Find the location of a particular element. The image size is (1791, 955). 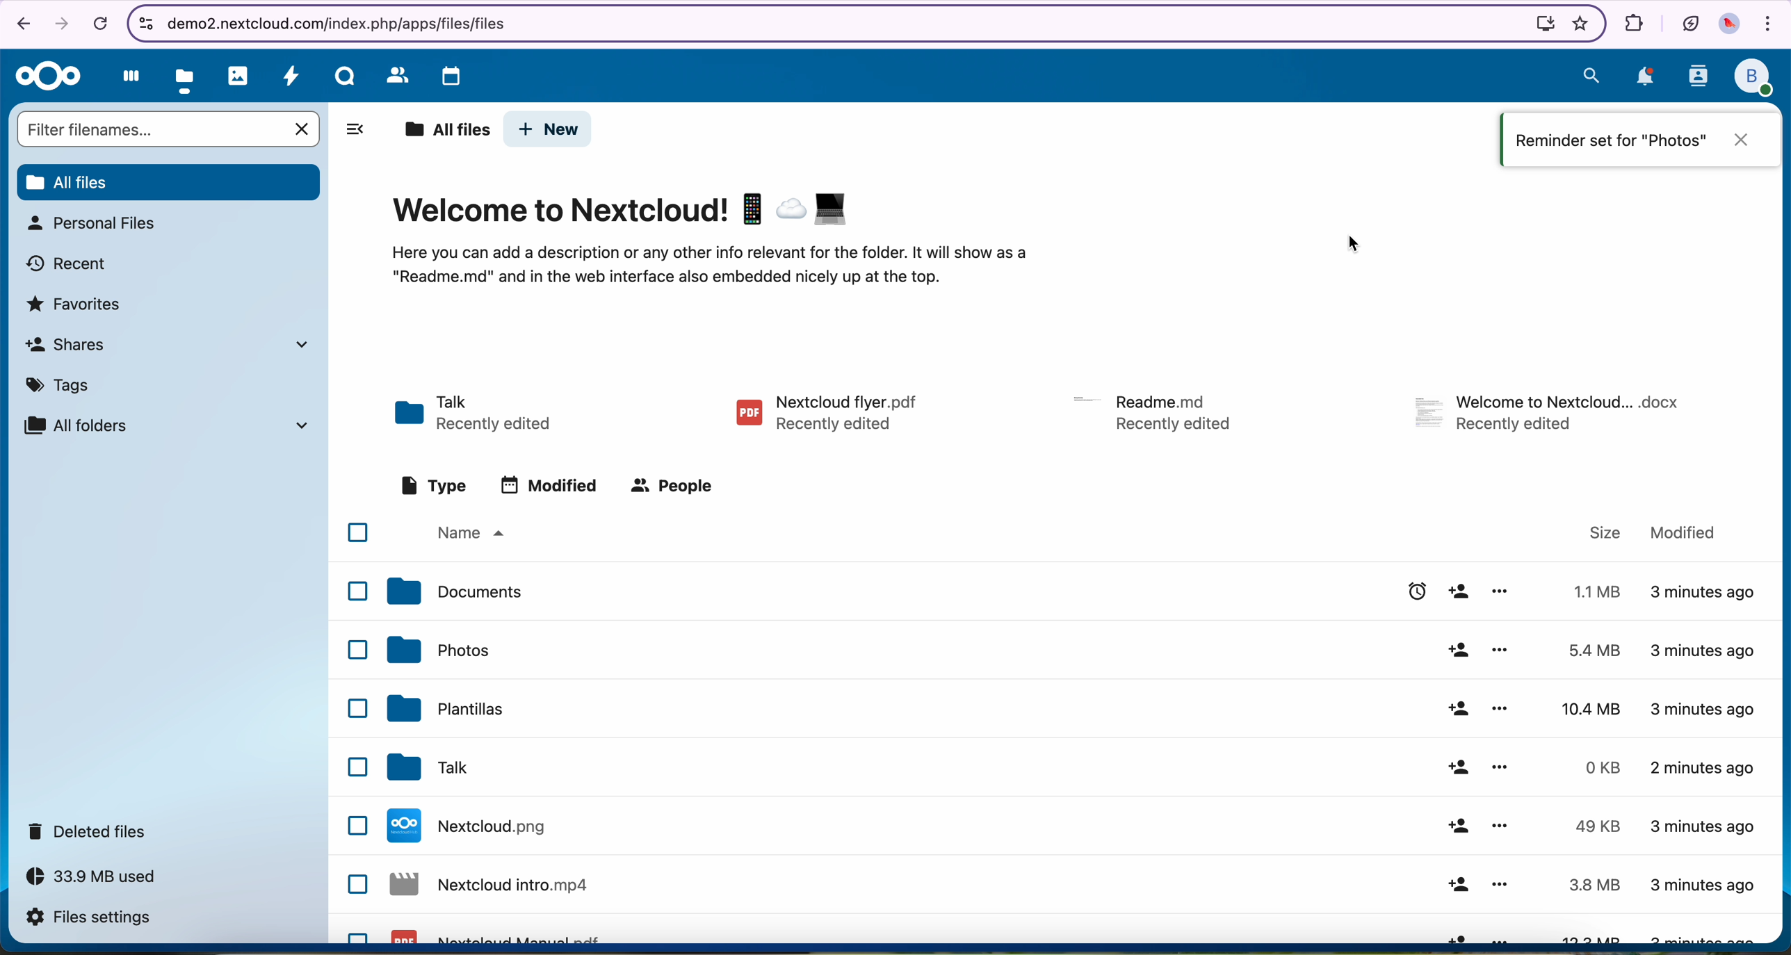

dashboard is located at coordinates (127, 75).